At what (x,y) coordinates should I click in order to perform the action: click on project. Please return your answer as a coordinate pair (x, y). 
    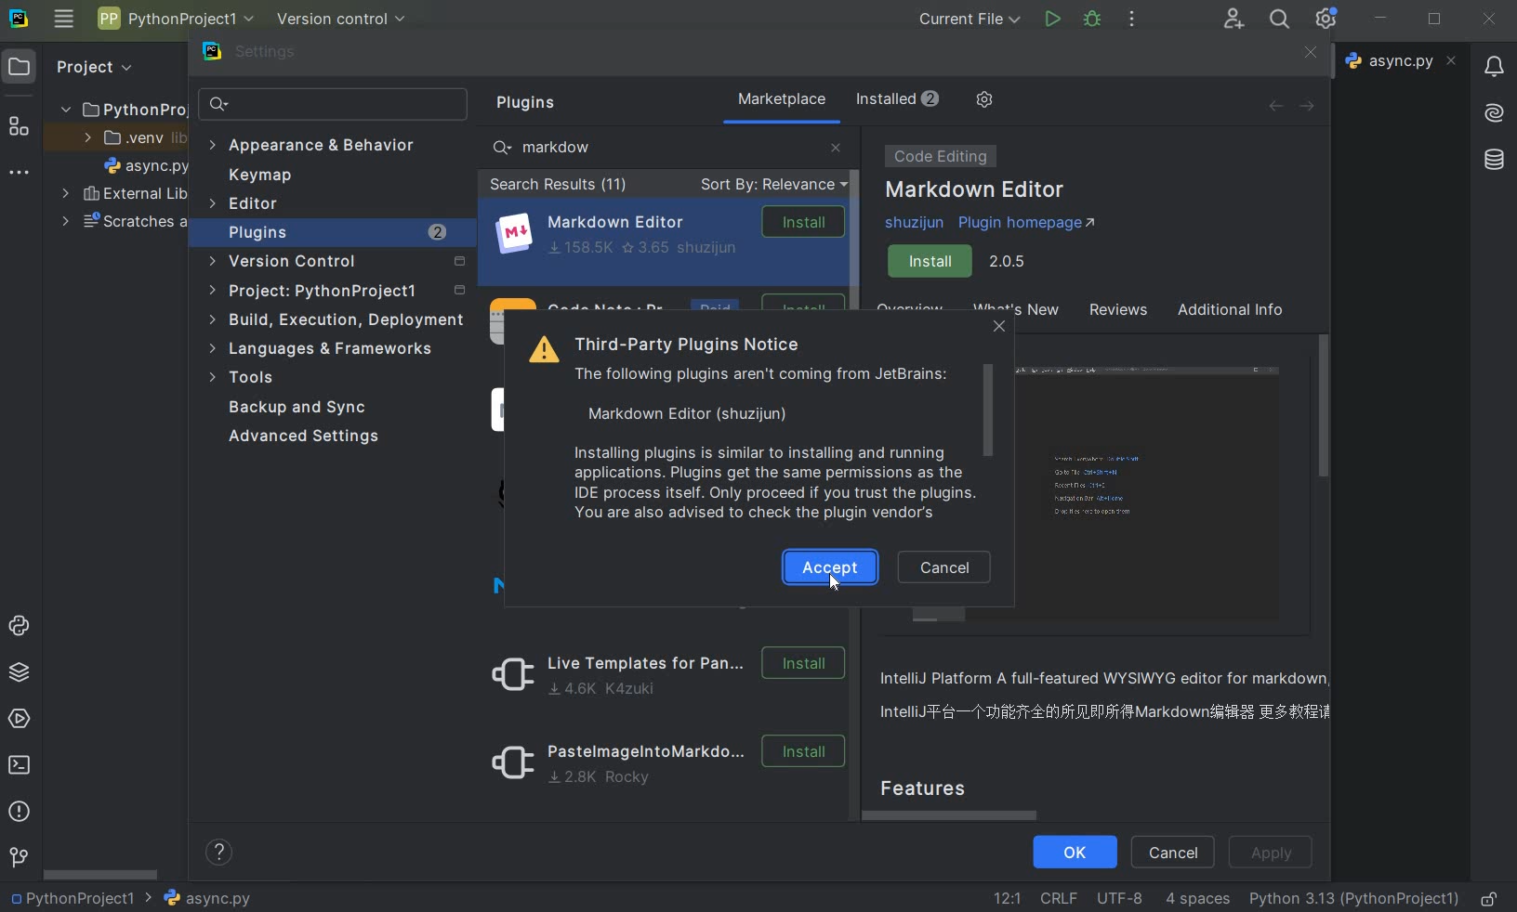
    Looking at the image, I should click on (335, 293).